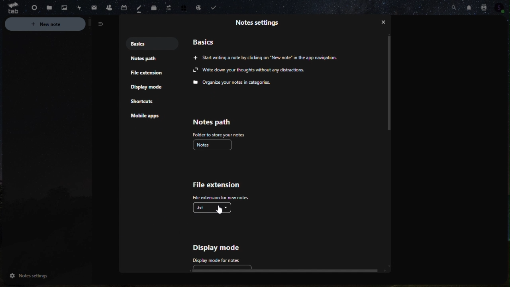 The width and height of the screenshot is (510, 287). Describe the element at coordinates (150, 118) in the screenshot. I see `mobile apps` at that location.